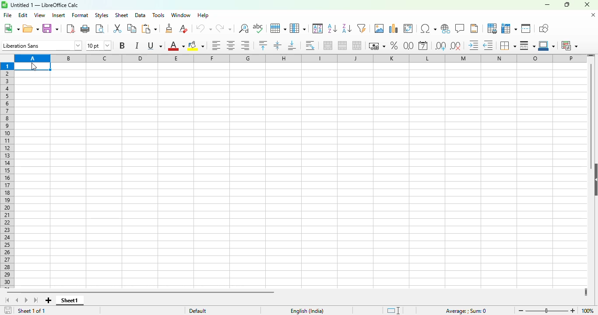 The image size is (598, 315). What do you see at coordinates (70, 301) in the screenshot?
I see `sheet1` at bounding box center [70, 301].